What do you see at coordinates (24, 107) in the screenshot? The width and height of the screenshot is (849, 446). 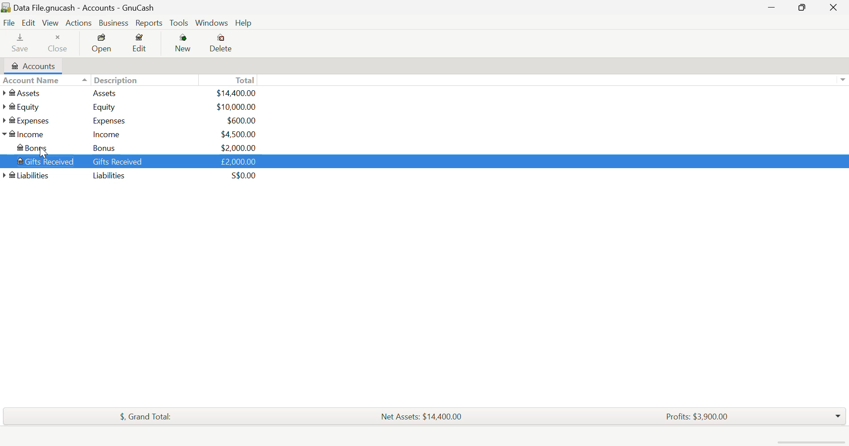 I see `Equity` at bounding box center [24, 107].